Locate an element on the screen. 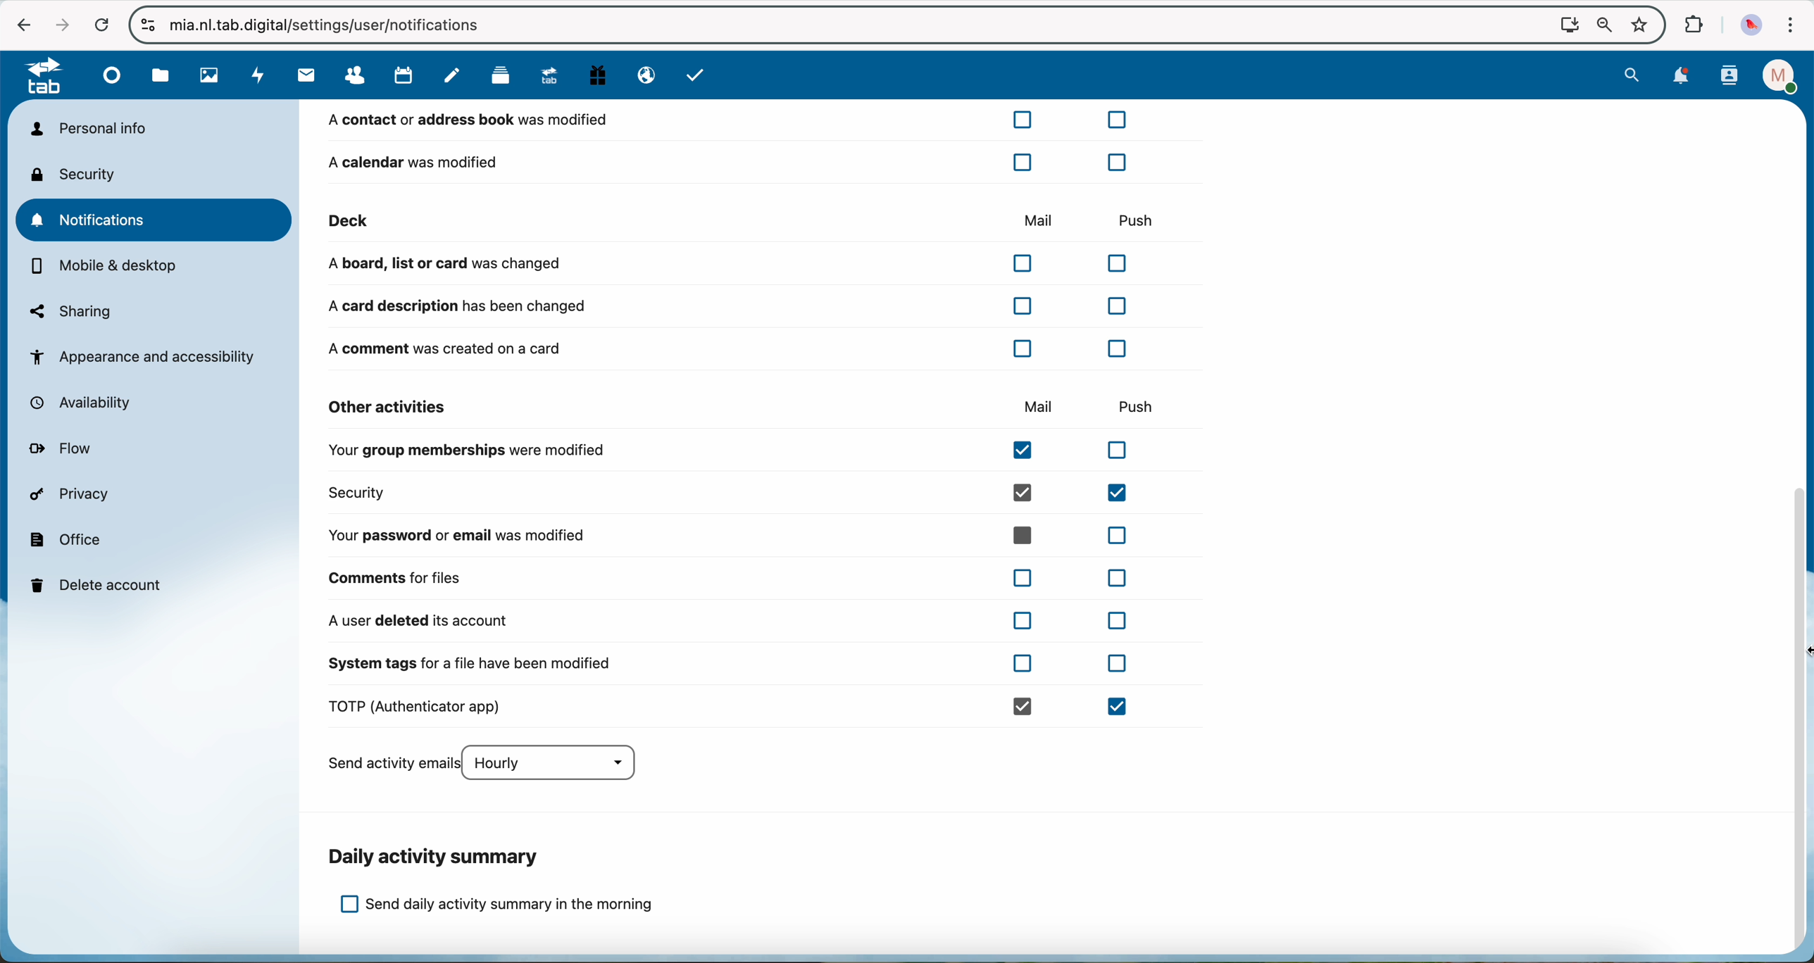  office is located at coordinates (67, 539).